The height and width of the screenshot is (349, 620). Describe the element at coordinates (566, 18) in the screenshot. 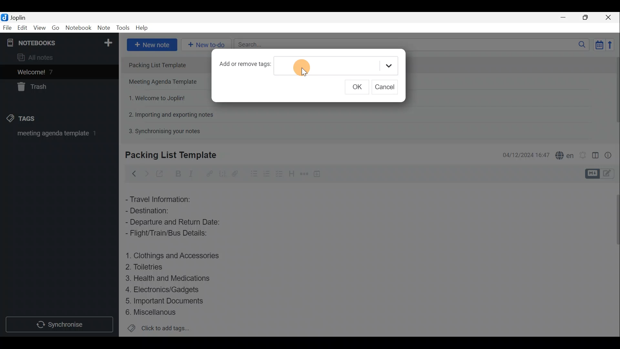

I see `Minimise` at that location.